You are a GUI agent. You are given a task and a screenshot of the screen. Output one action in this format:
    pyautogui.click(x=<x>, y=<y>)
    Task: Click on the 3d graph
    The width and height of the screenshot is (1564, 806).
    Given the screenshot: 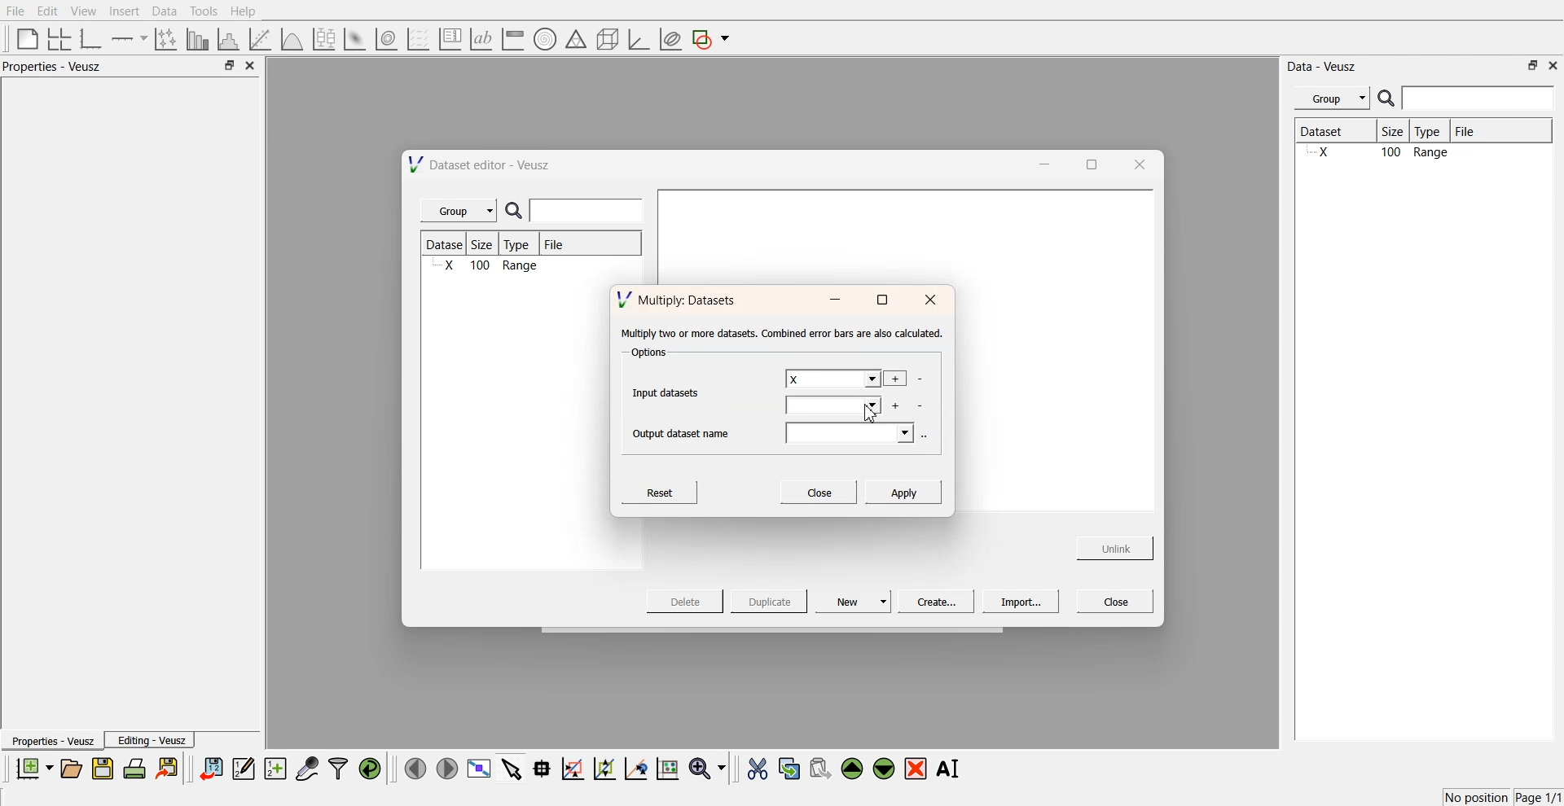 What is the action you would take?
    pyautogui.click(x=638, y=40)
    